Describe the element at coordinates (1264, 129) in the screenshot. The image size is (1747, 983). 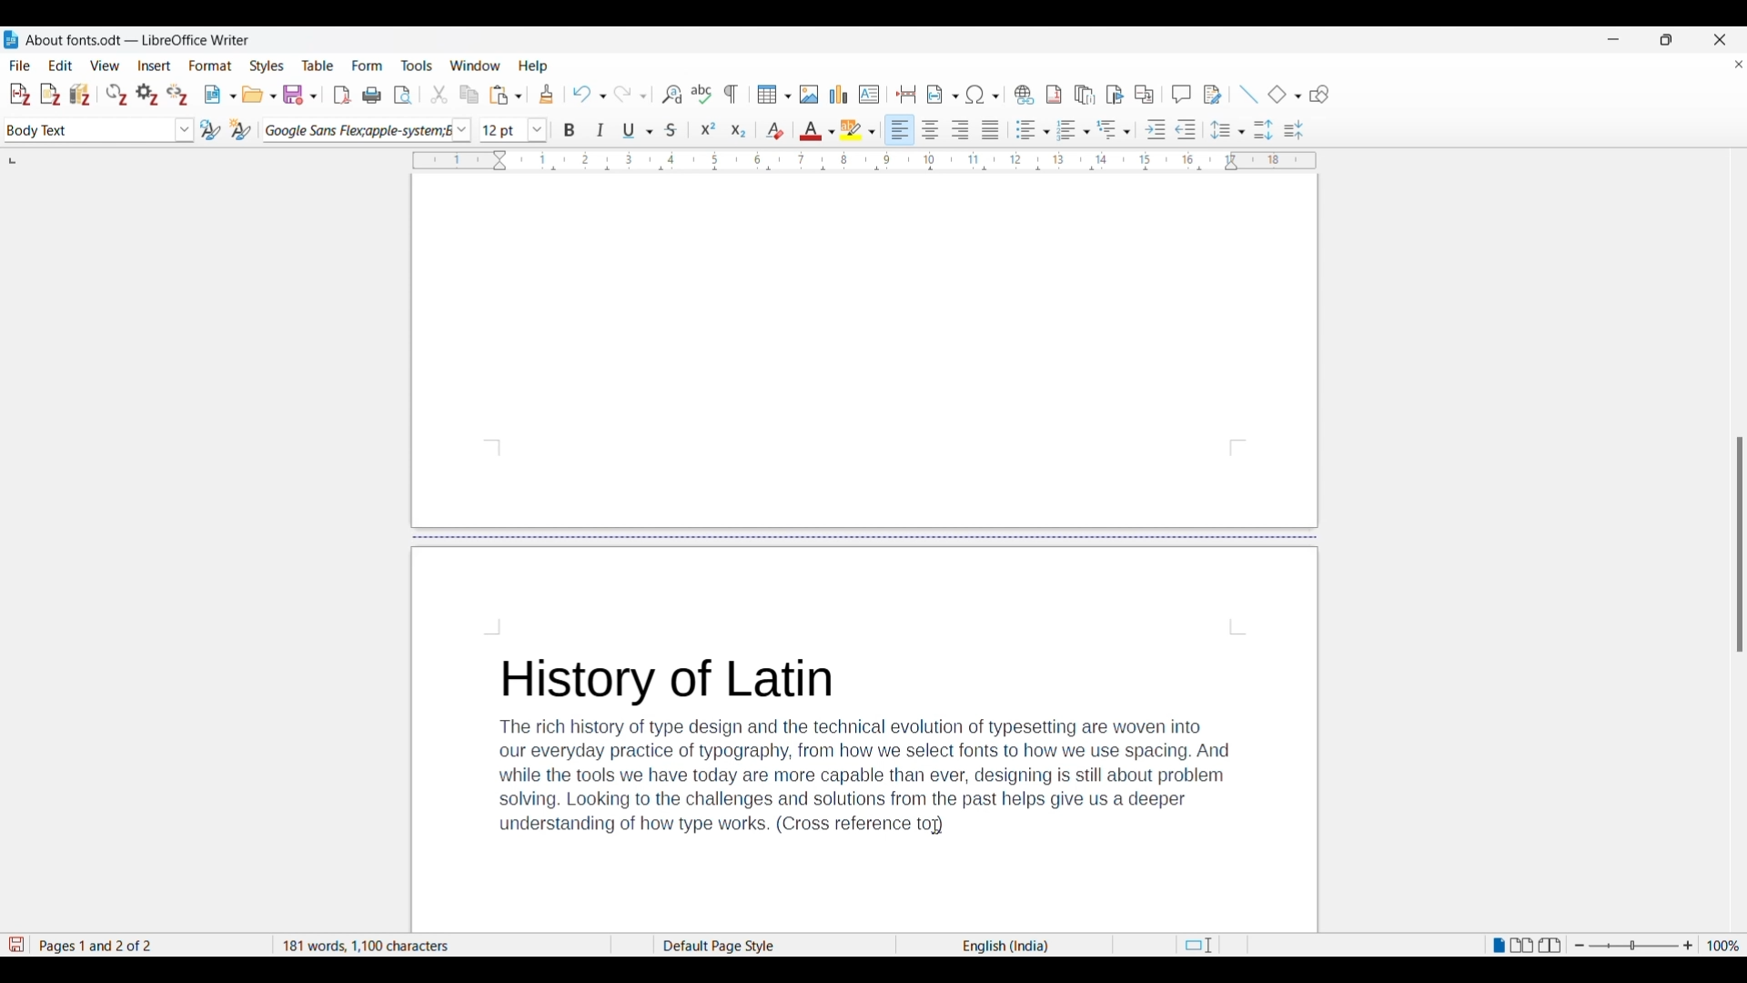
I see `Increase paragraph spacing` at that location.